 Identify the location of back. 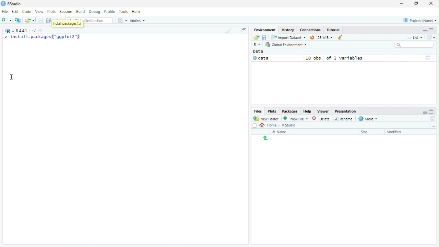
(266, 138).